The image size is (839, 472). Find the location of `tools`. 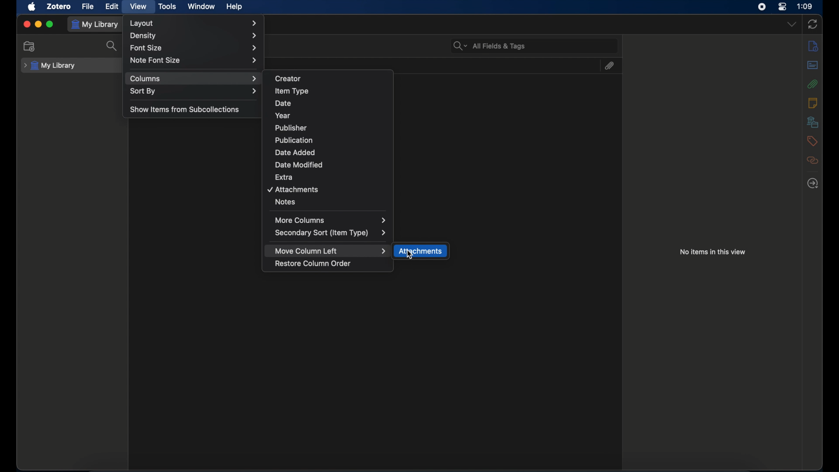

tools is located at coordinates (168, 7).